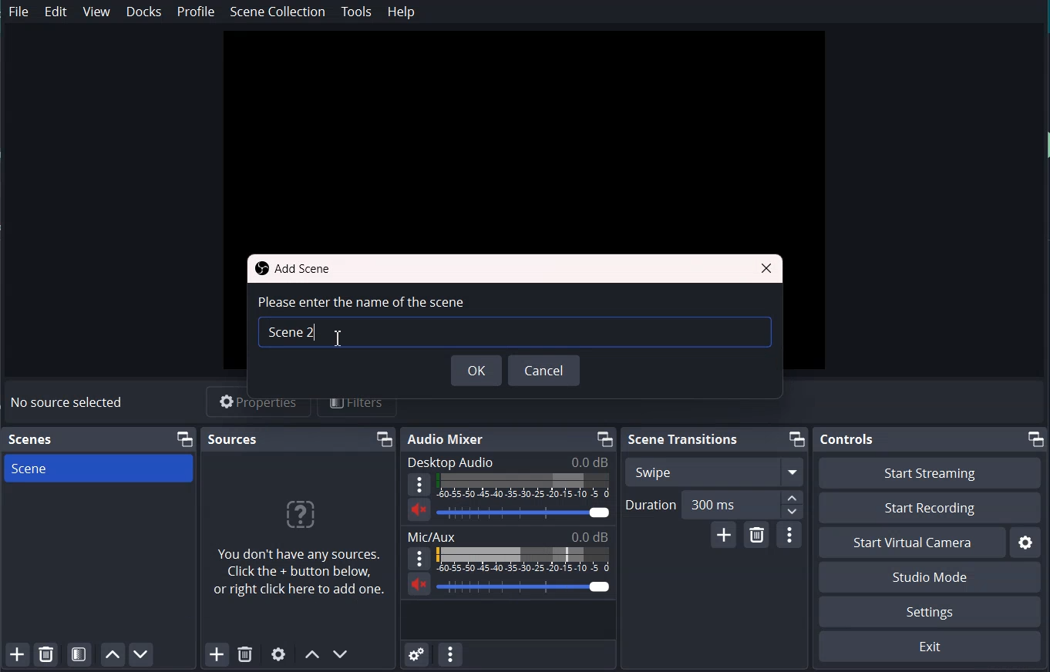 The image size is (1050, 672). Describe the element at coordinates (301, 576) in the screenshot. I see `You don't have any sources.
Click the + button below,
or right click here to add one.` at that location.